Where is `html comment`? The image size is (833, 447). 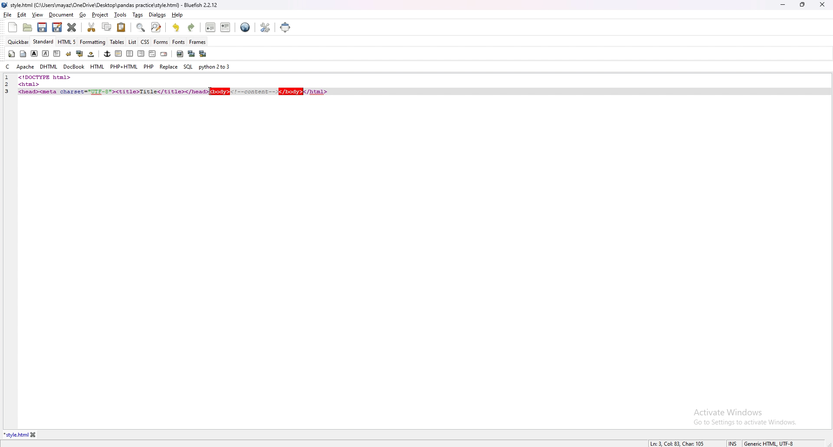 html comment is located at coordinates (152, 54).